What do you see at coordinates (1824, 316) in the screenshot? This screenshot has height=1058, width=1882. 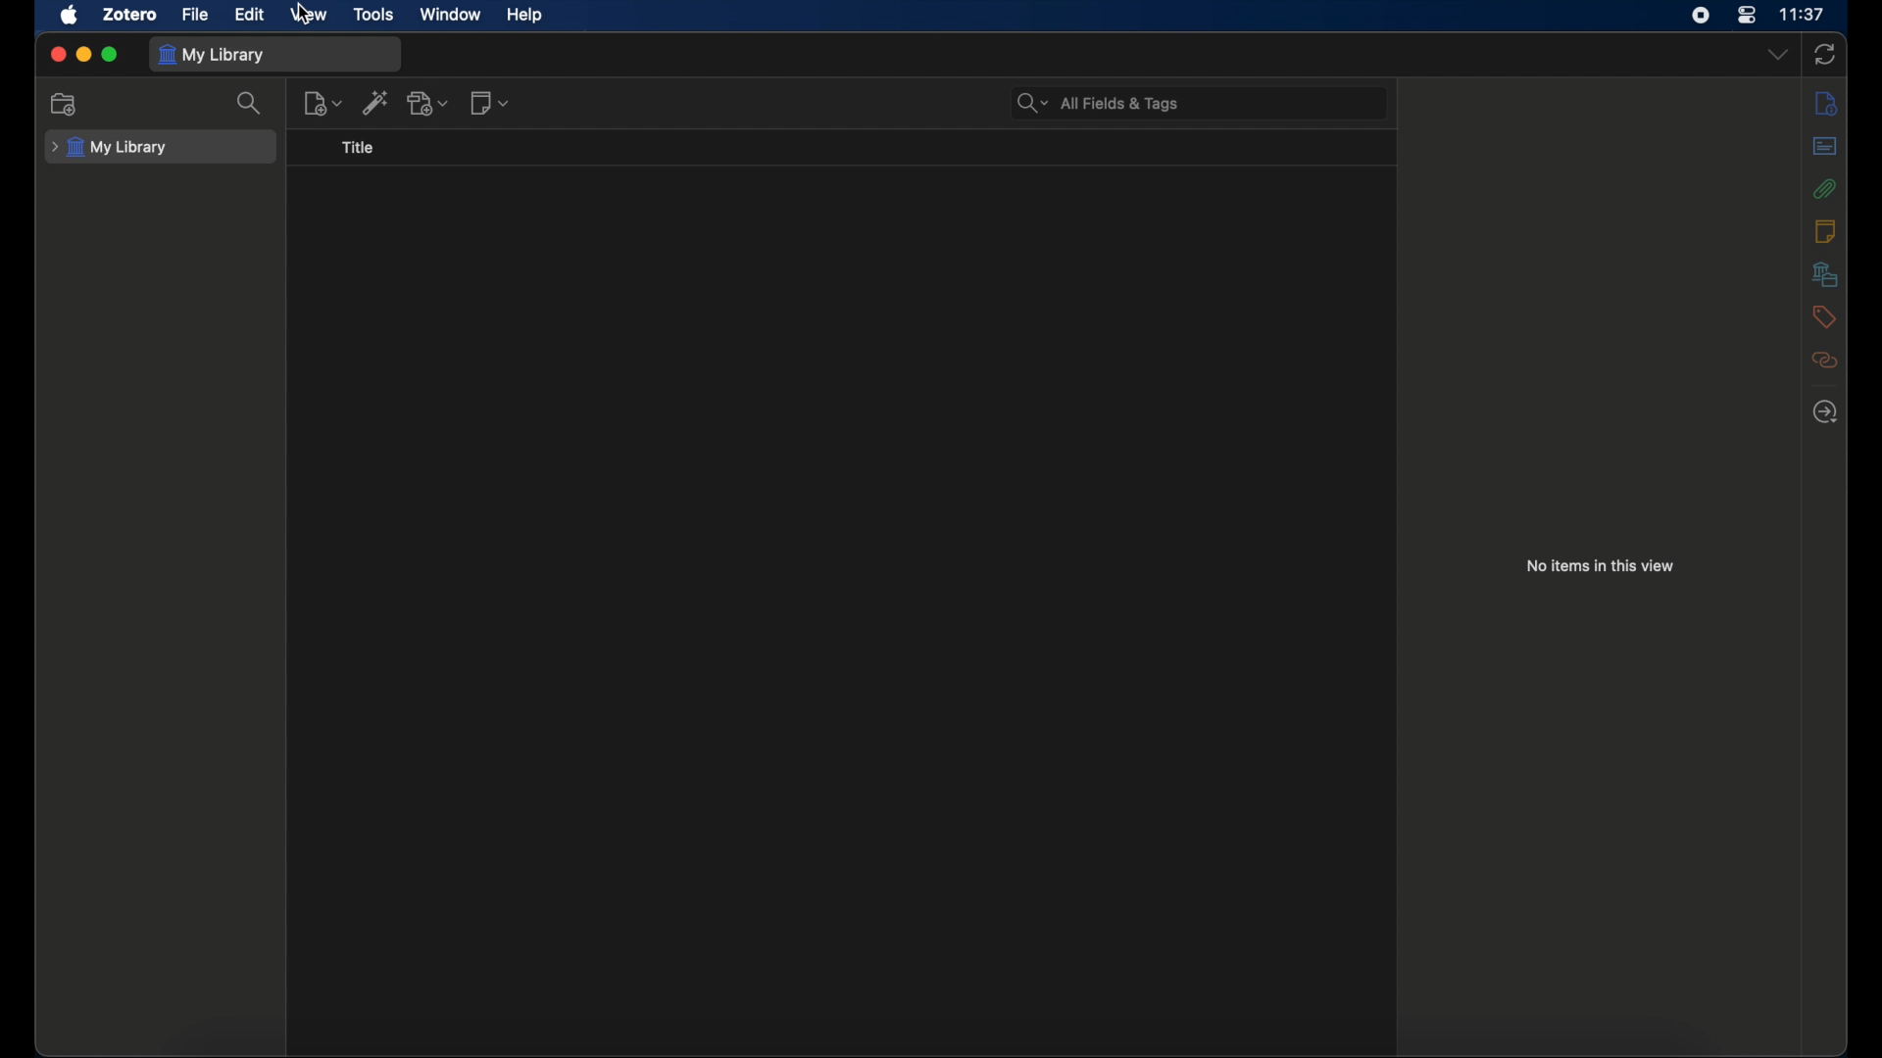 I see `tags` at bounding box center [1824, 316].